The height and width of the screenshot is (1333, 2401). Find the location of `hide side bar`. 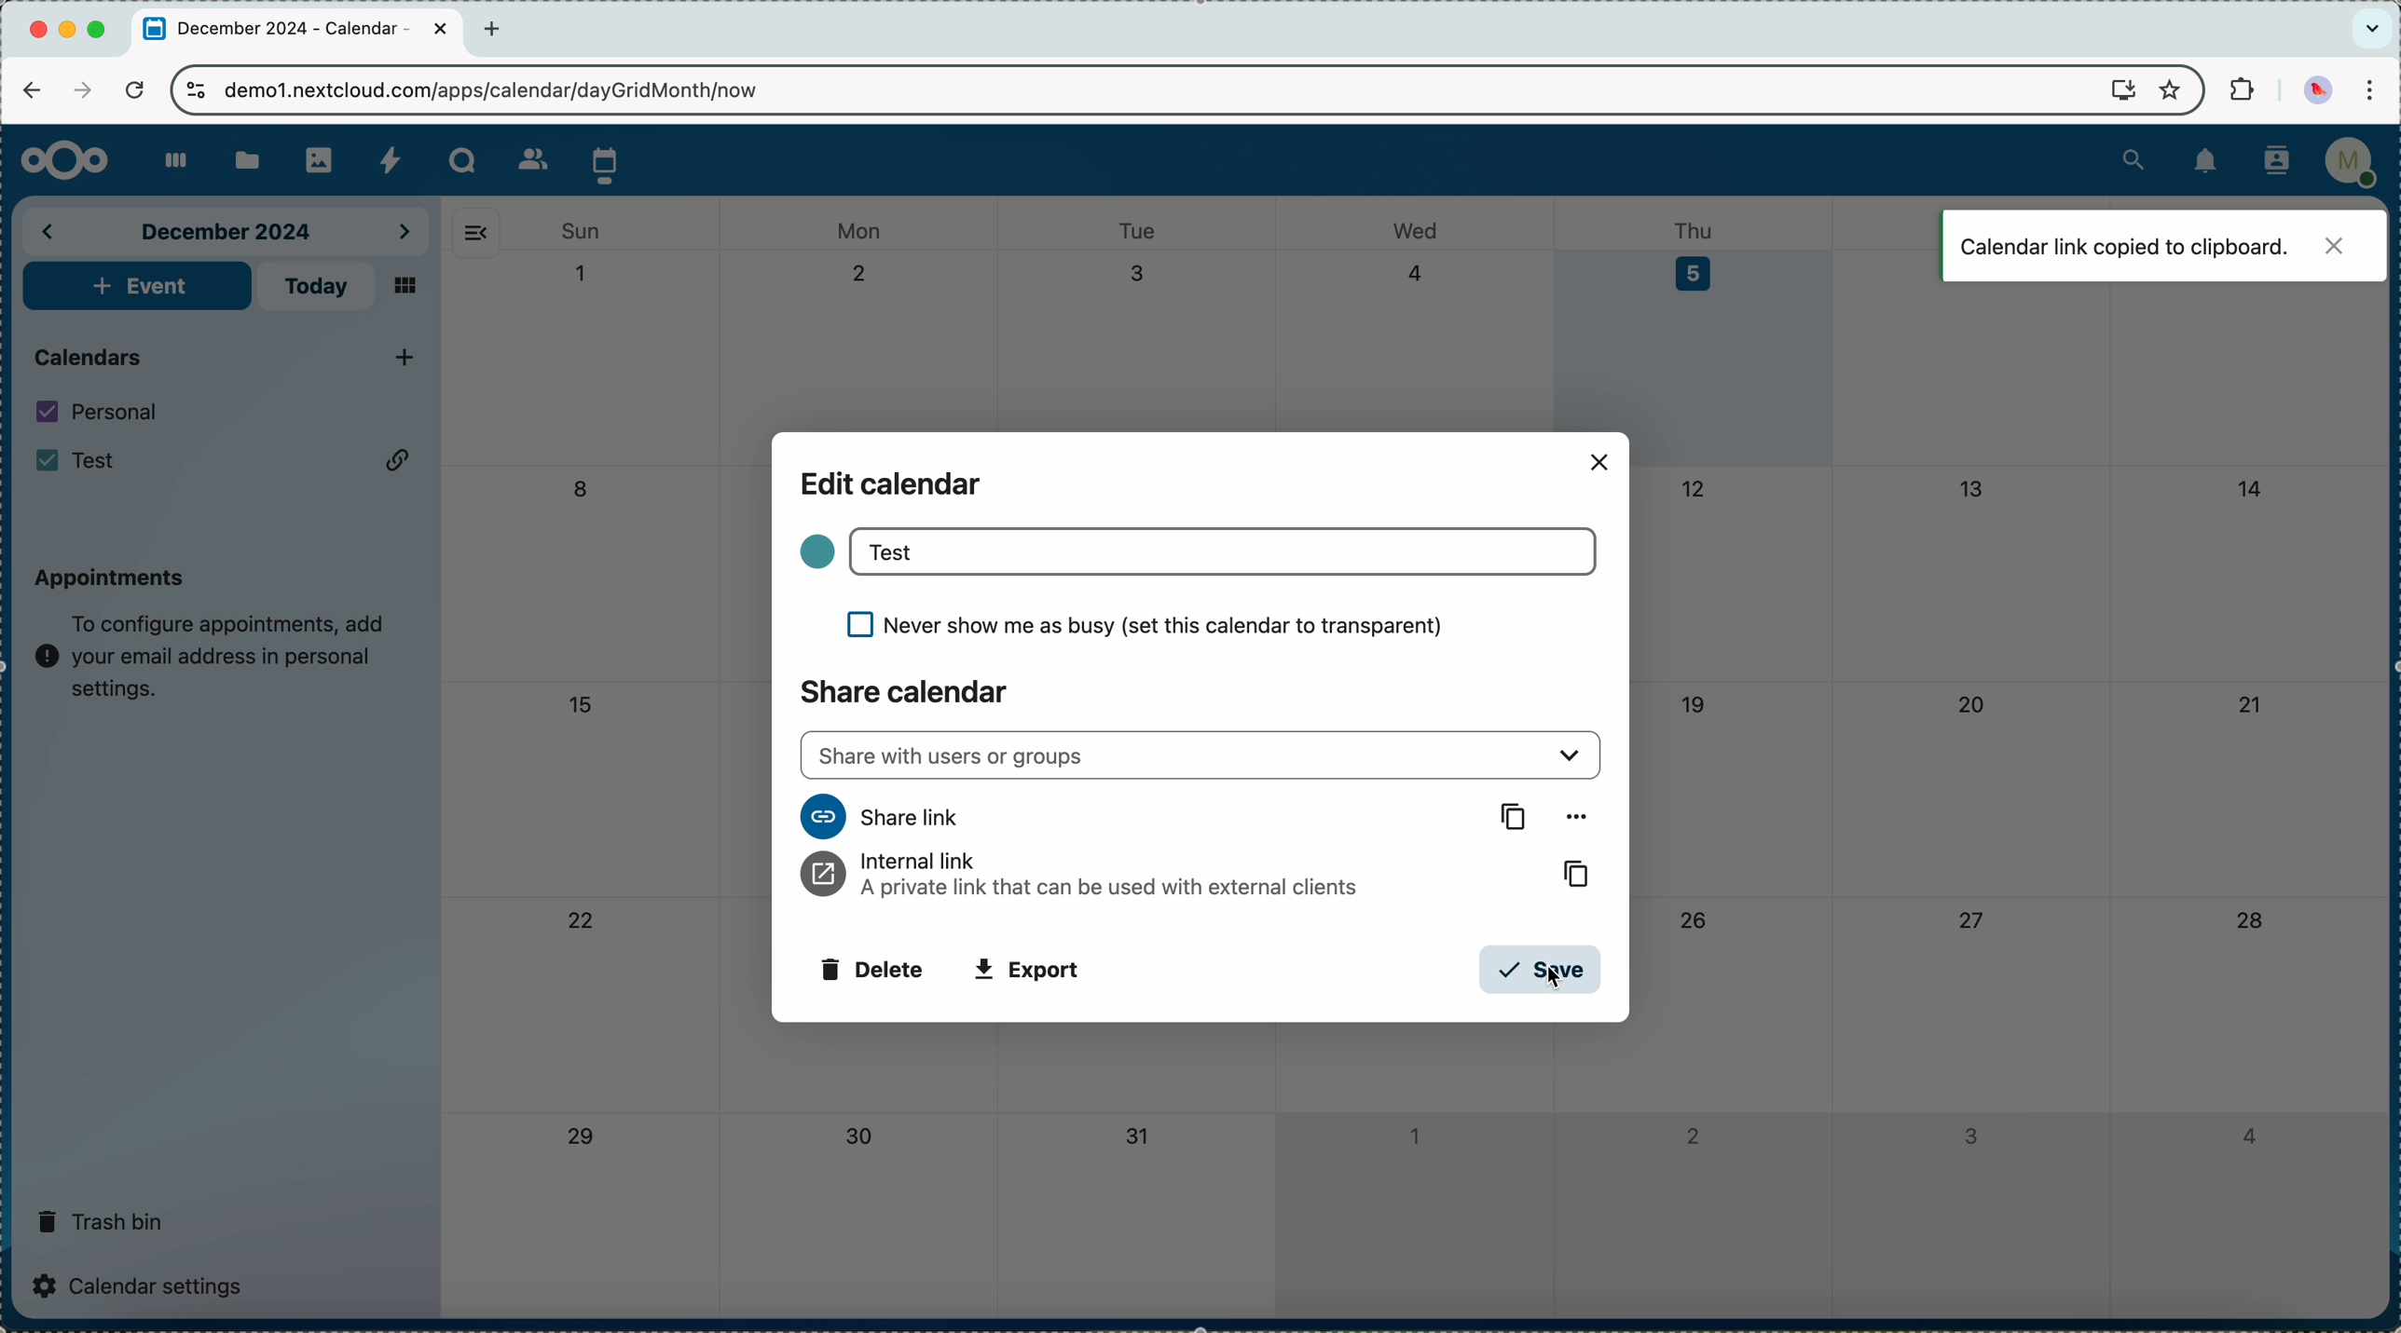

hide side bar is located at coordinates (475, 232).